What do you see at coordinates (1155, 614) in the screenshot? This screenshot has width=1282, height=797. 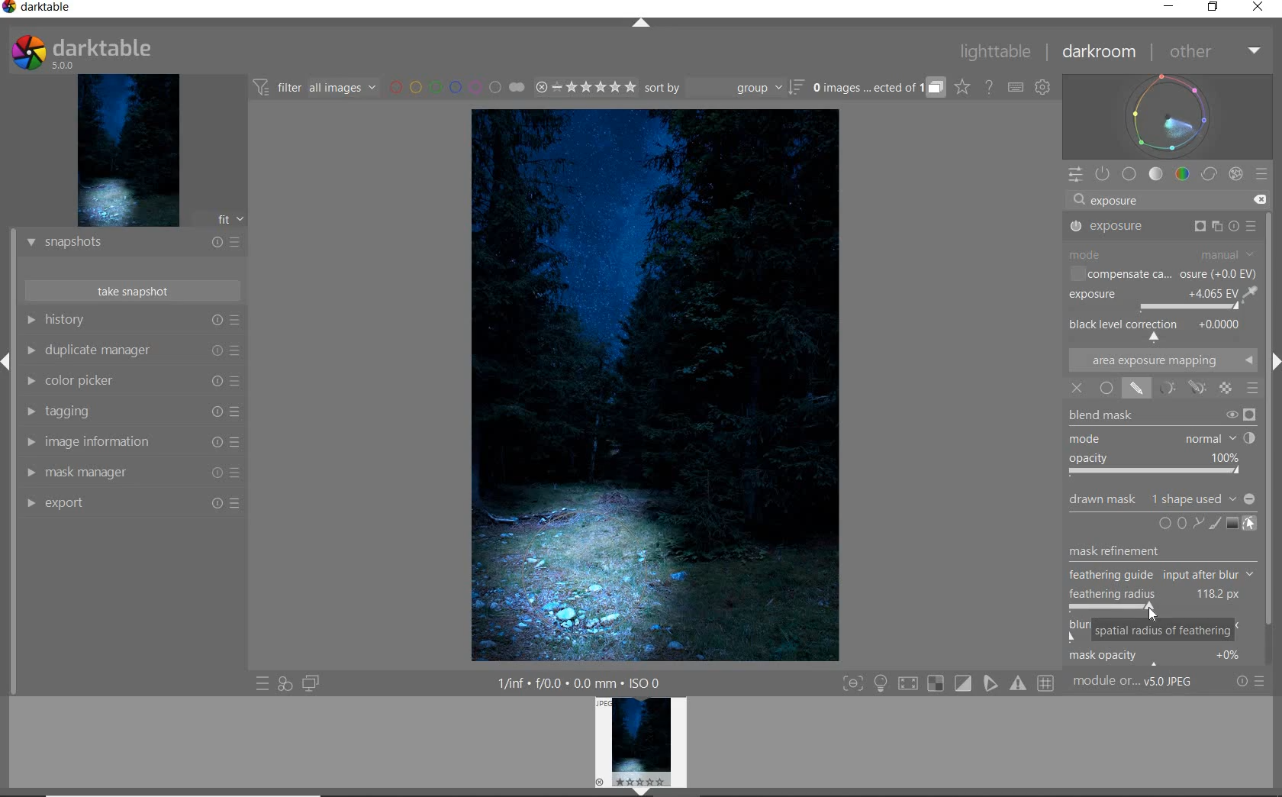 I see `CURSOR` at bounding box center [1155, 614].